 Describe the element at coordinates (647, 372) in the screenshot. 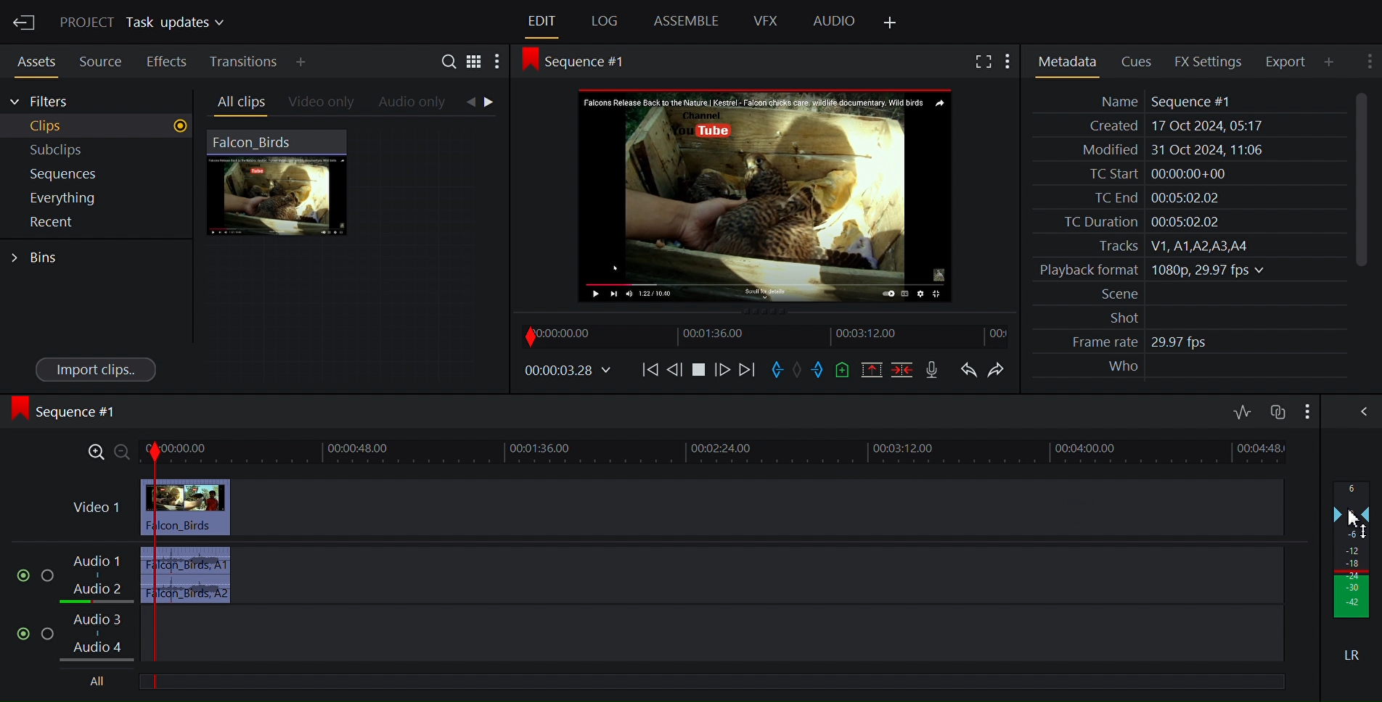

I see `Move backwards` at that location.